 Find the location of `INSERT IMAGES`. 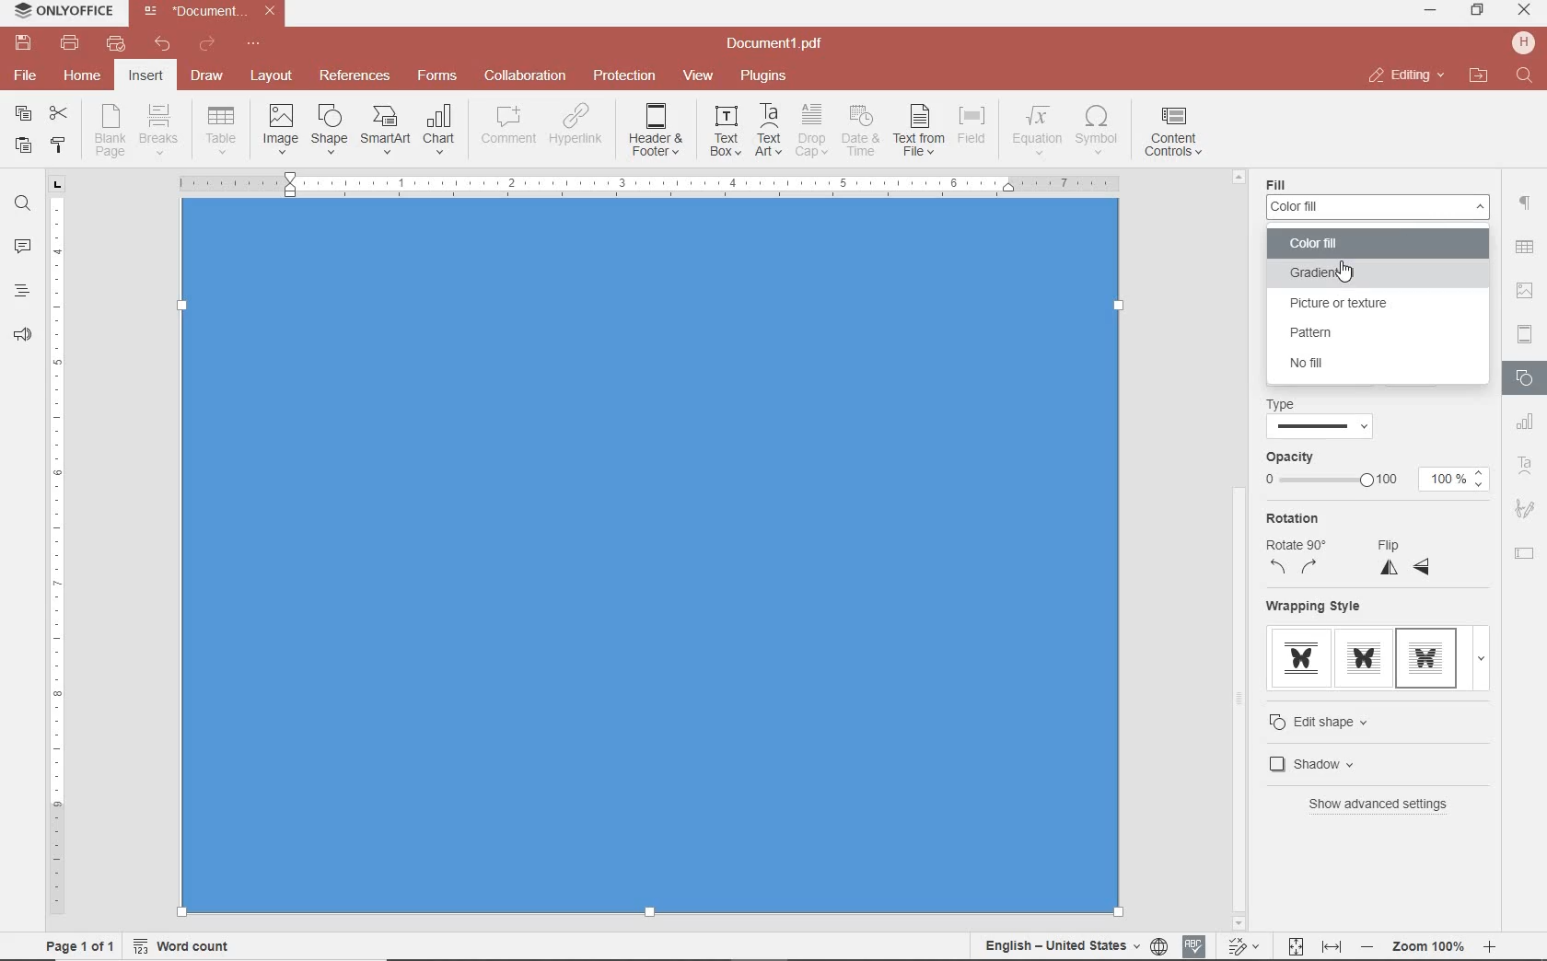

INSERT IMAGES is located at coordinates (281, 128).